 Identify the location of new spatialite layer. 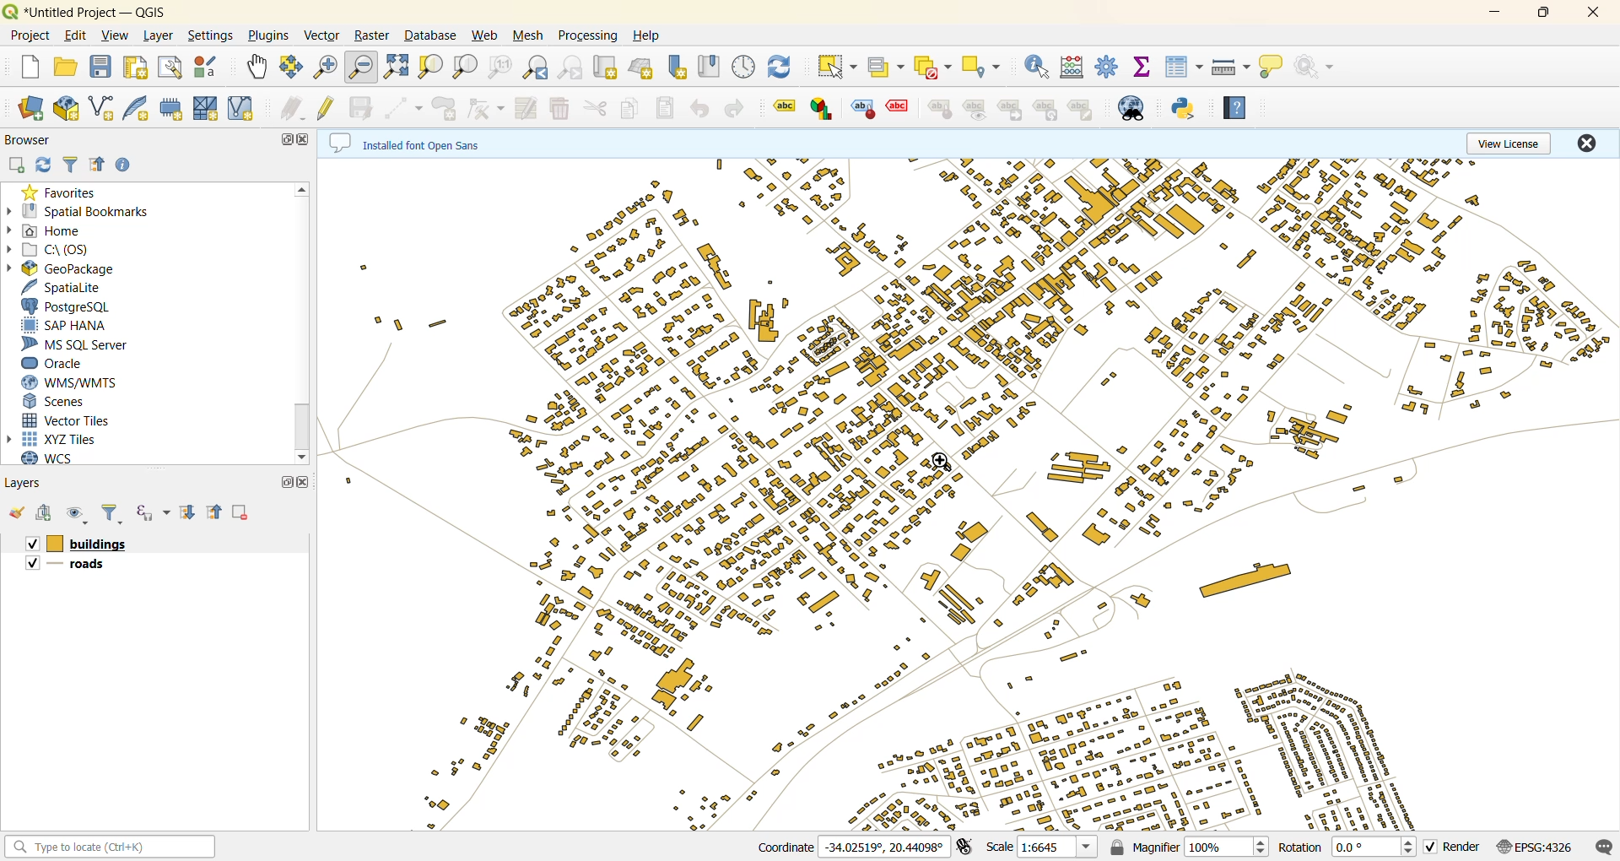
(141, 110).